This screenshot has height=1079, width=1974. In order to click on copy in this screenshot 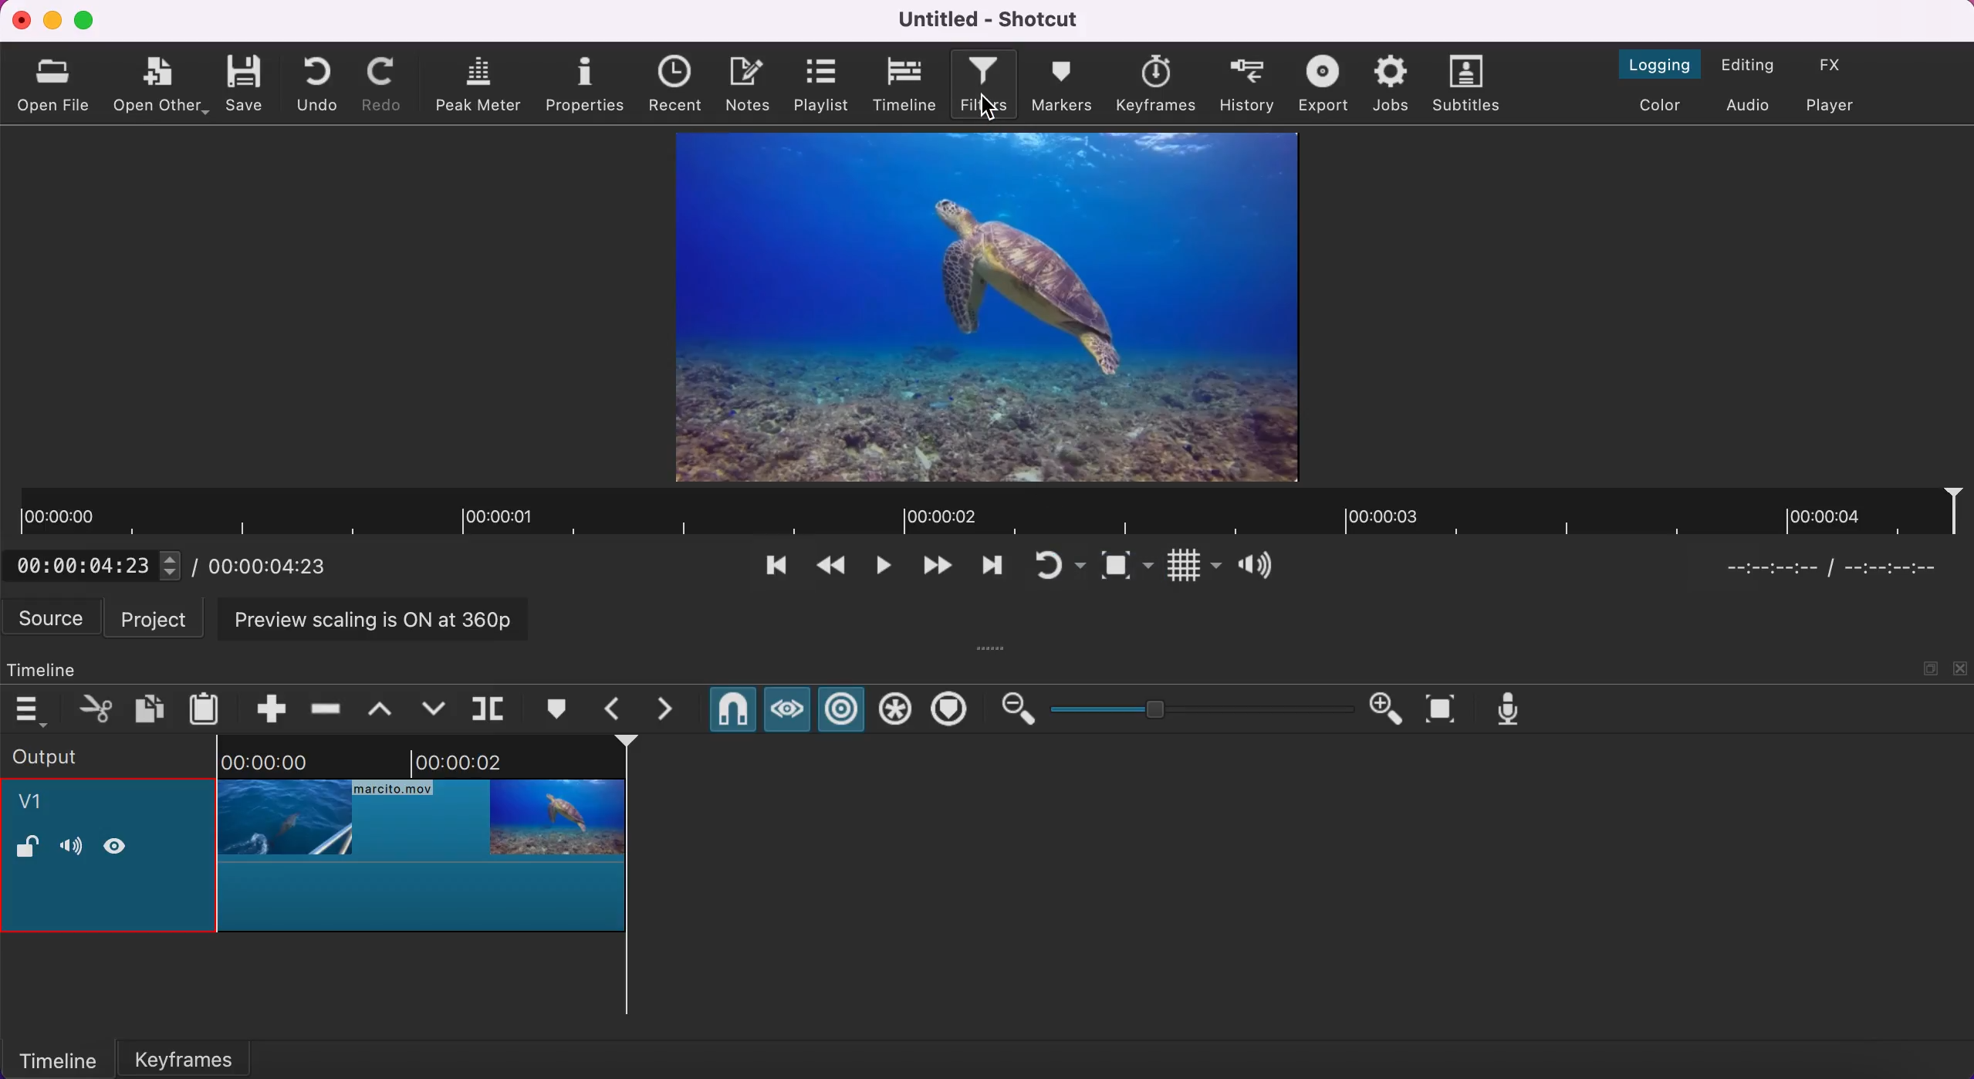, I will do `click(152, 707)`.